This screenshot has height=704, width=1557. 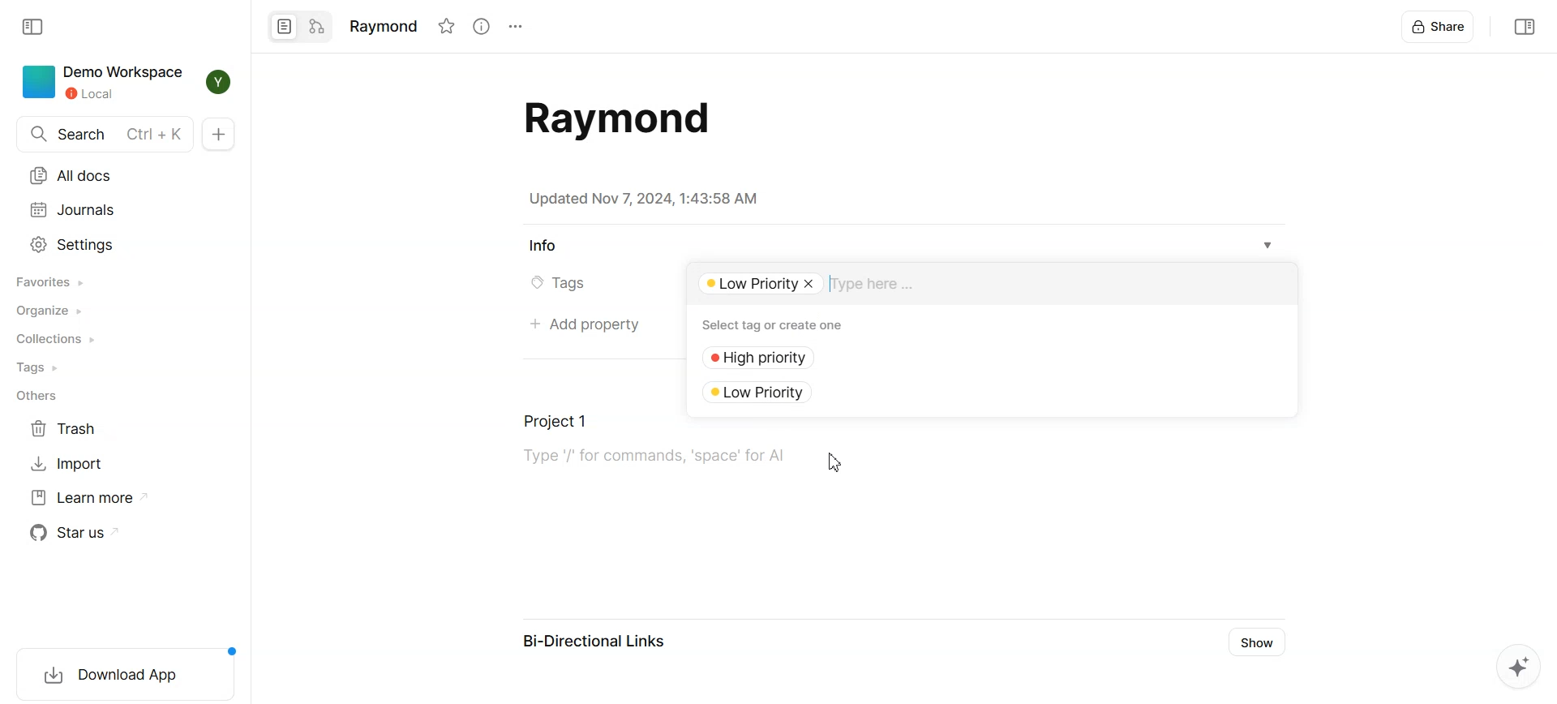 What do you see at coordinates (79, 532) in the screenshot?
I see `Star us` at bounding box center [79, 532].